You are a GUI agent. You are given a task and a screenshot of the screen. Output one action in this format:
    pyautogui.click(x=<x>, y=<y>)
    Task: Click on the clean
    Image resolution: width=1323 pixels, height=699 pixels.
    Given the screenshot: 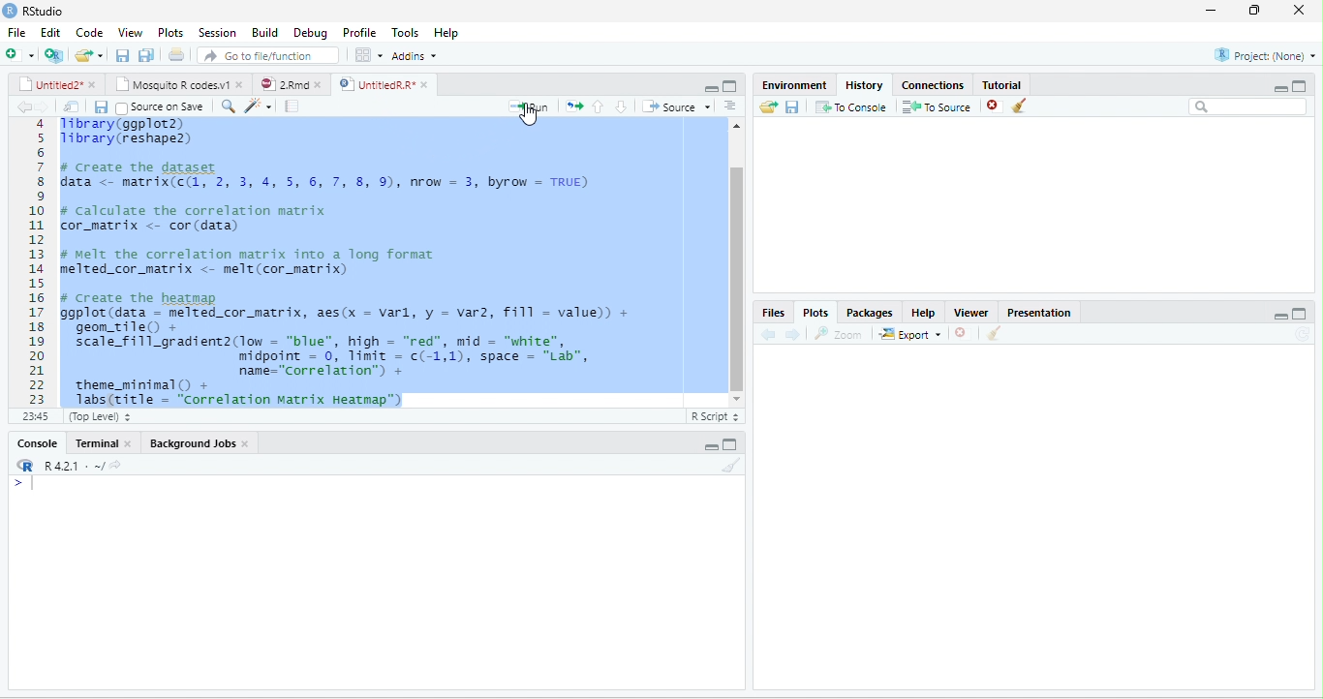 What is the action you would take?
    pyautogui.click(x=723, y=467)
    